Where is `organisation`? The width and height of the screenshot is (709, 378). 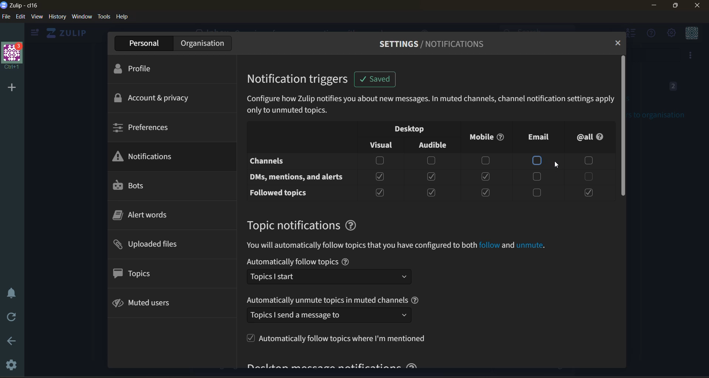 organisation is located at coordinates (205, 44).